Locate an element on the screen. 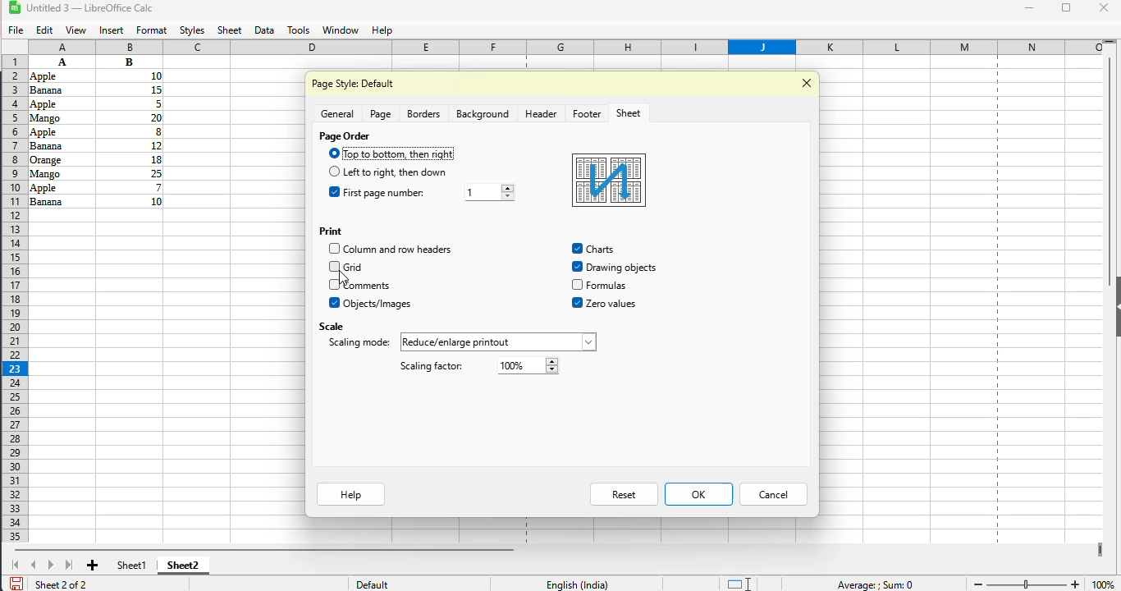 The height and width of the screenshot is (591, 1121). scroll to next sheet is located at coordinates (51, 565).